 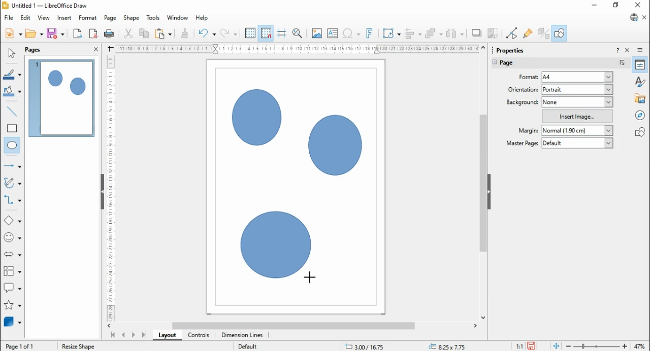 What do you see at coordinates (10, 18) in the screenshot?
I see `file` at bounding box center [10, 18].